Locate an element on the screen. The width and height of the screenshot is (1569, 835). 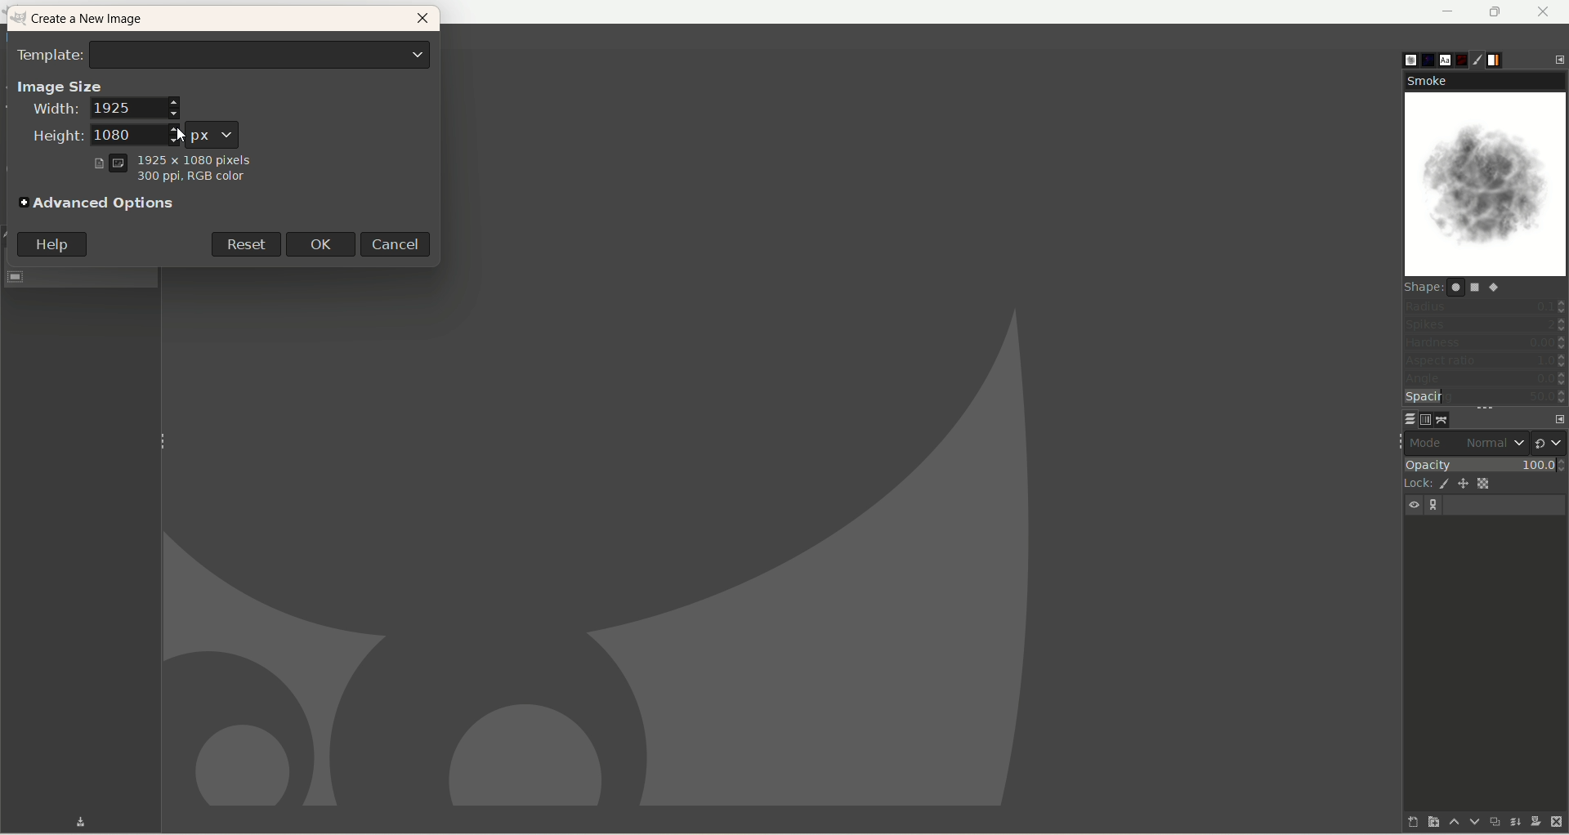
maximize is located at coordinates (1496, 12).